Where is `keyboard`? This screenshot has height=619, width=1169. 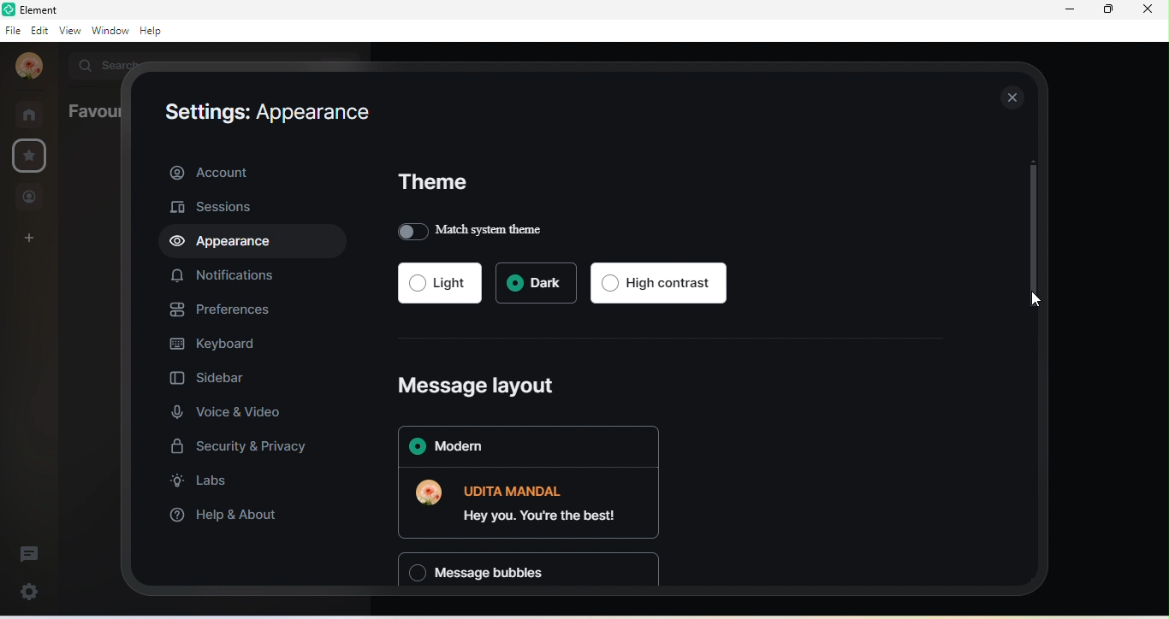
keyboard is located at coordinates (215, 344).